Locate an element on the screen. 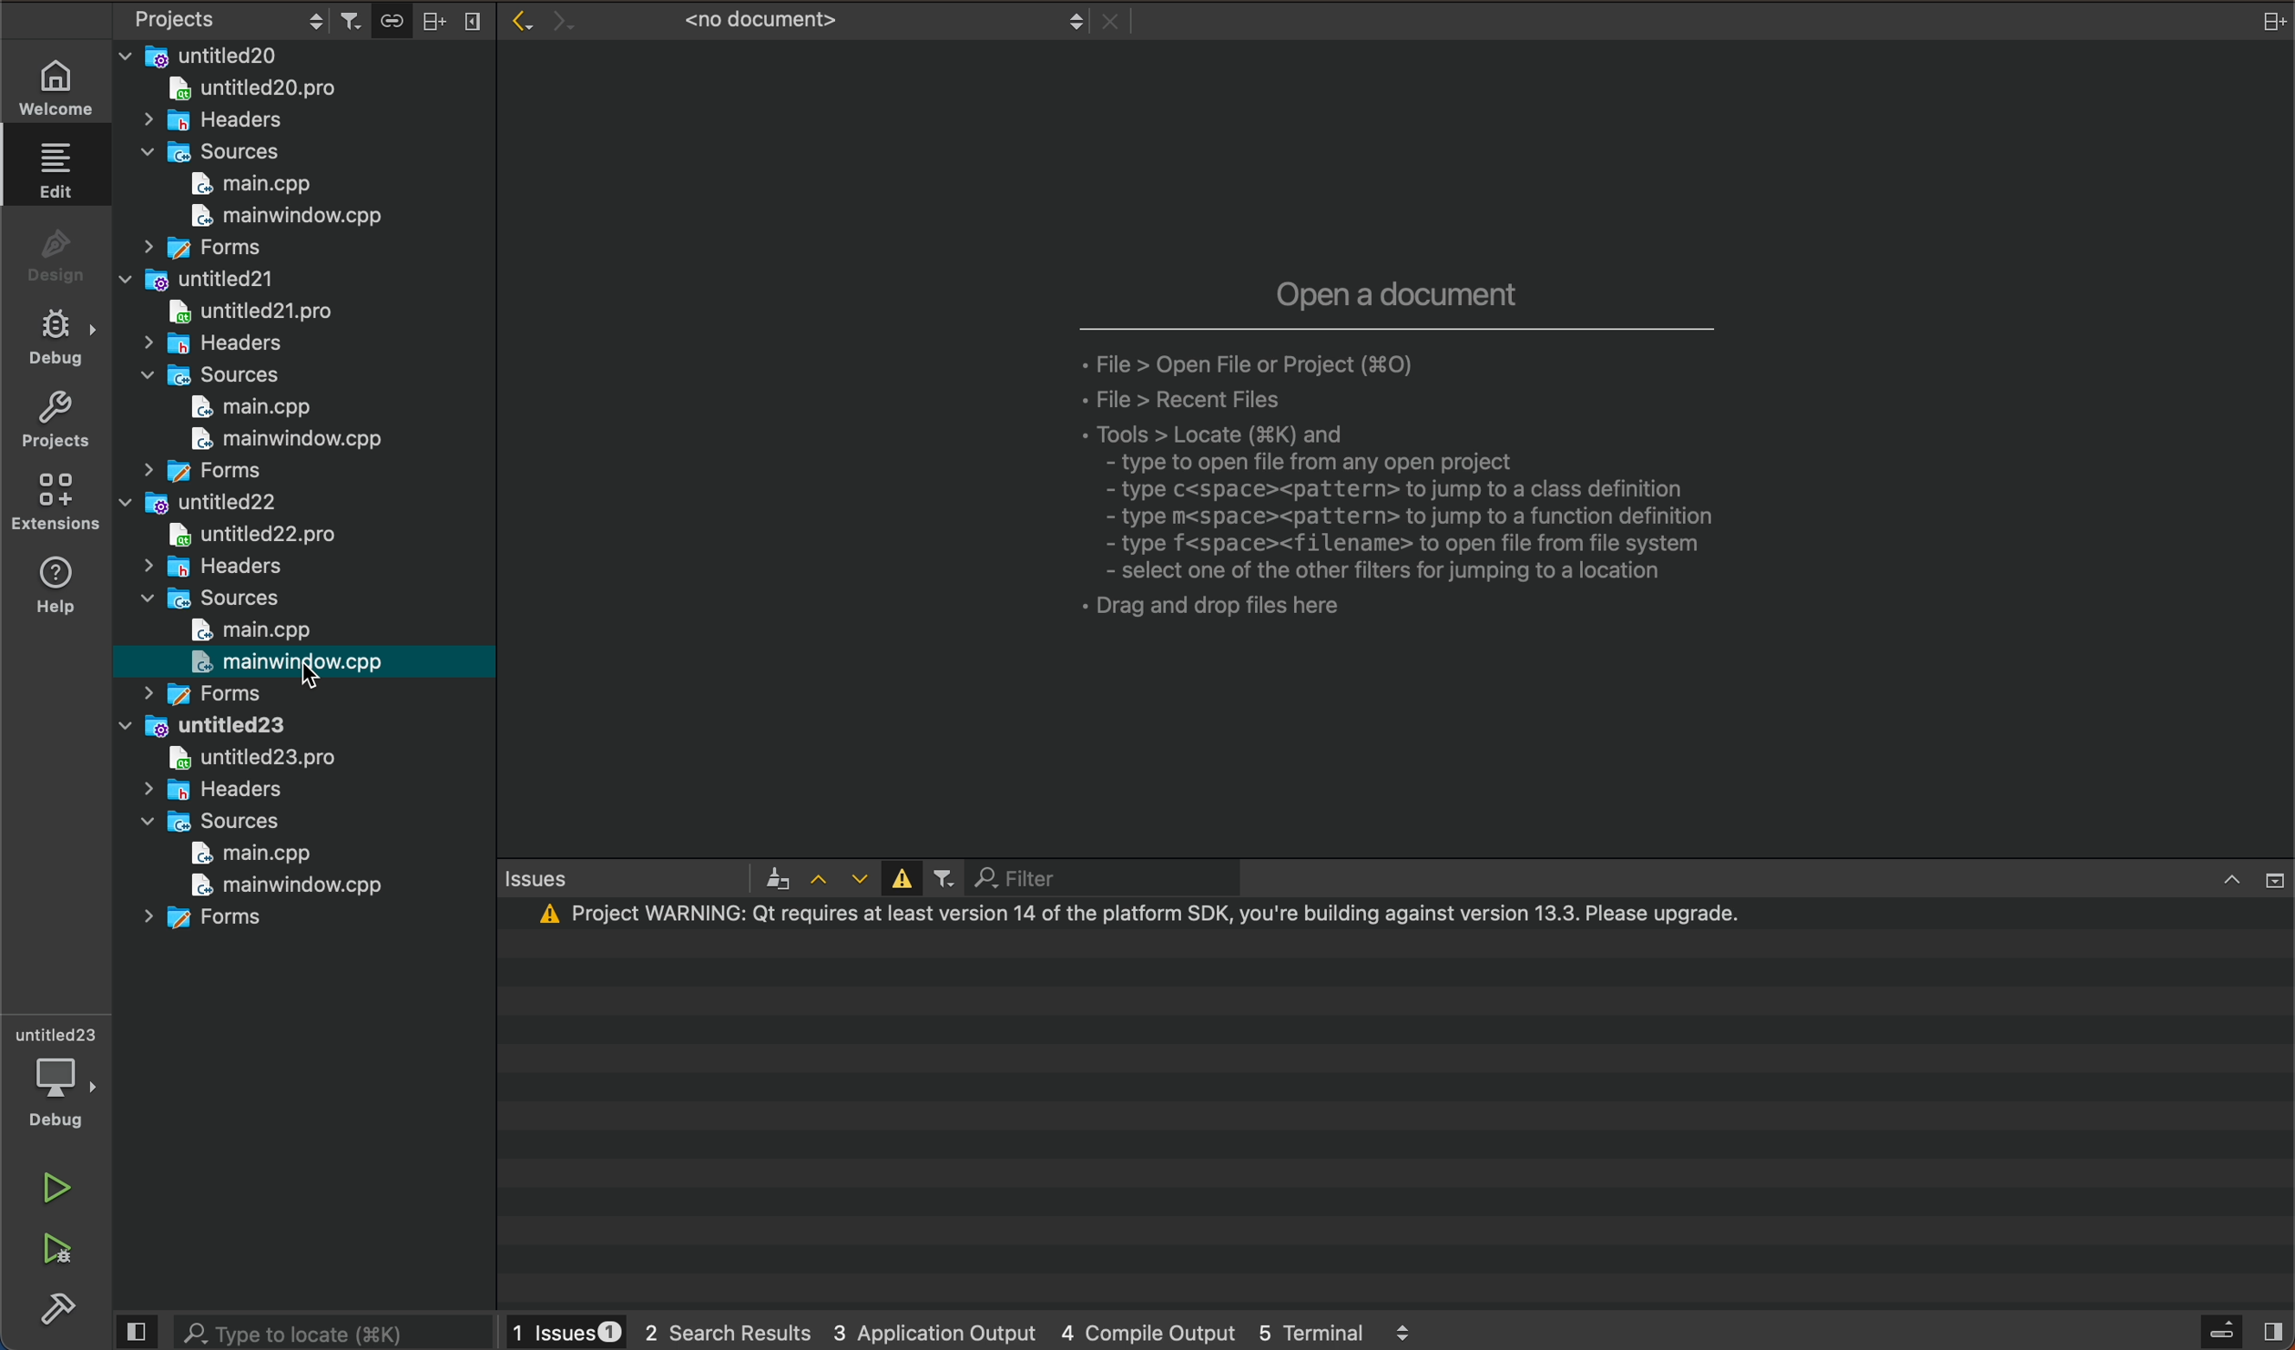 The width and height of the screenshot is (2295, 1350). forms is located at coordinates (207, 692).